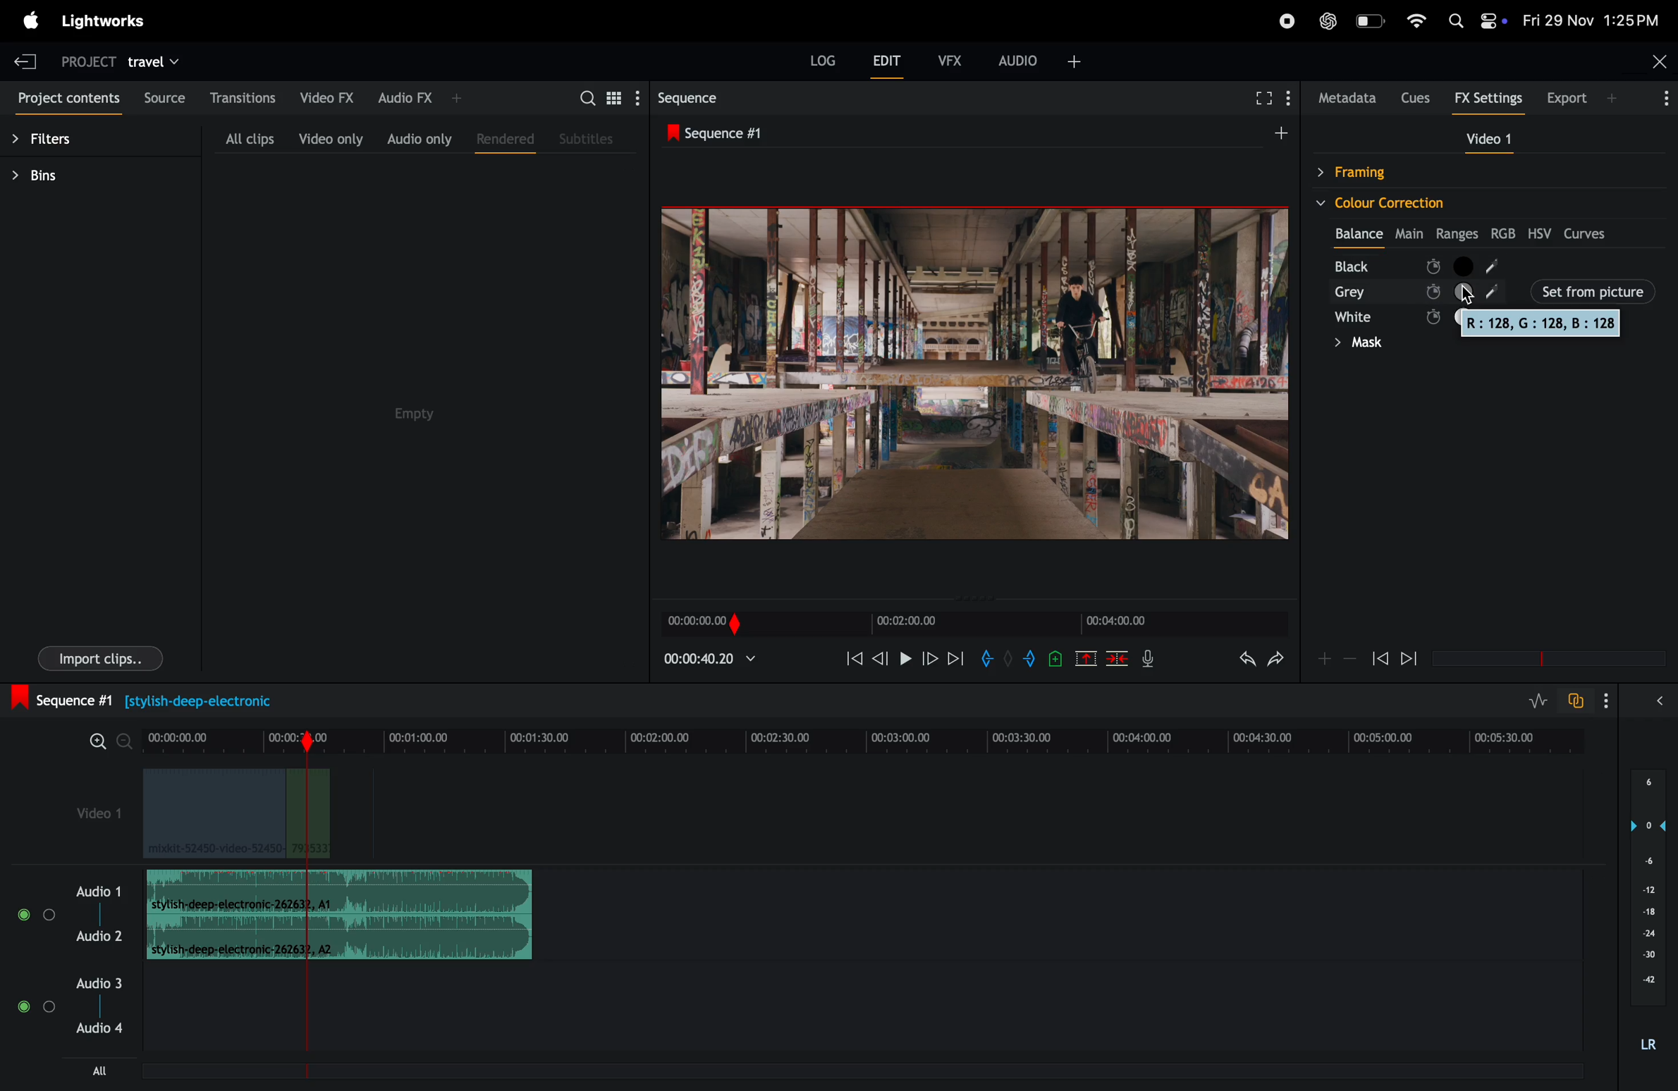  Describe the element at coordinates (870, 734) in the screenshot. I see `time frame` at that location.